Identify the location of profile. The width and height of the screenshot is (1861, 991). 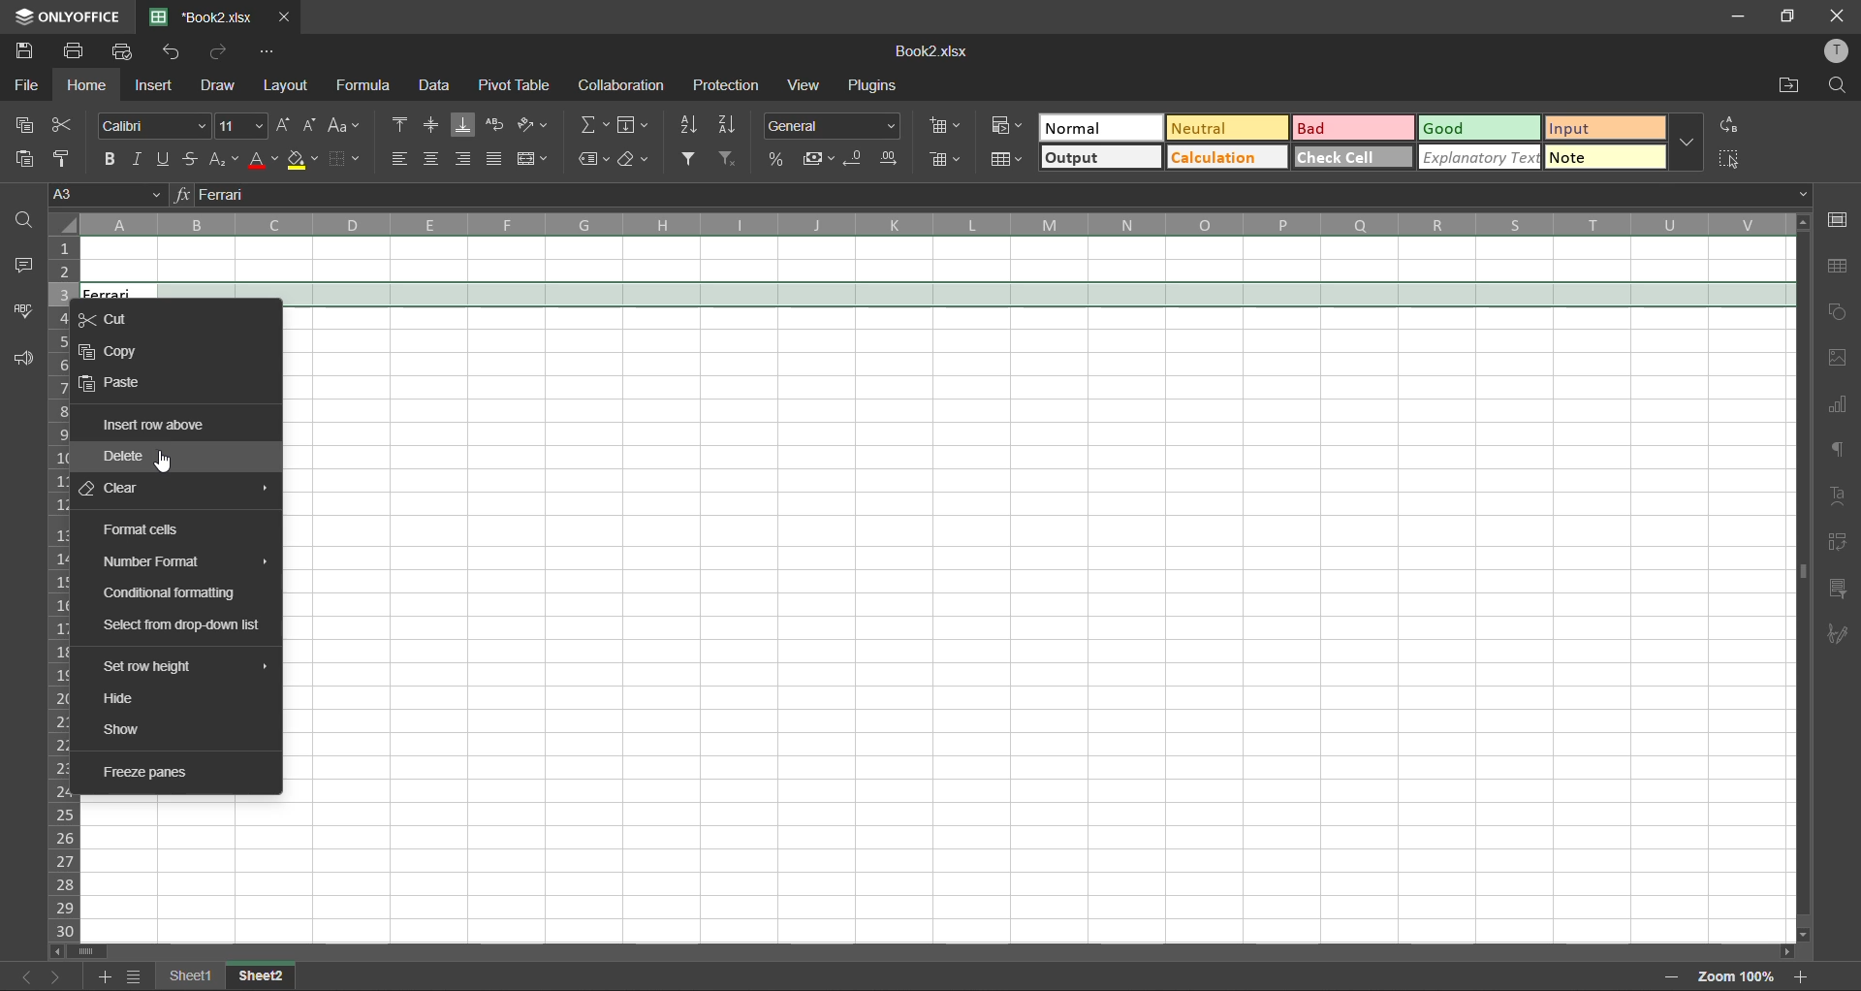
(1834, 51).